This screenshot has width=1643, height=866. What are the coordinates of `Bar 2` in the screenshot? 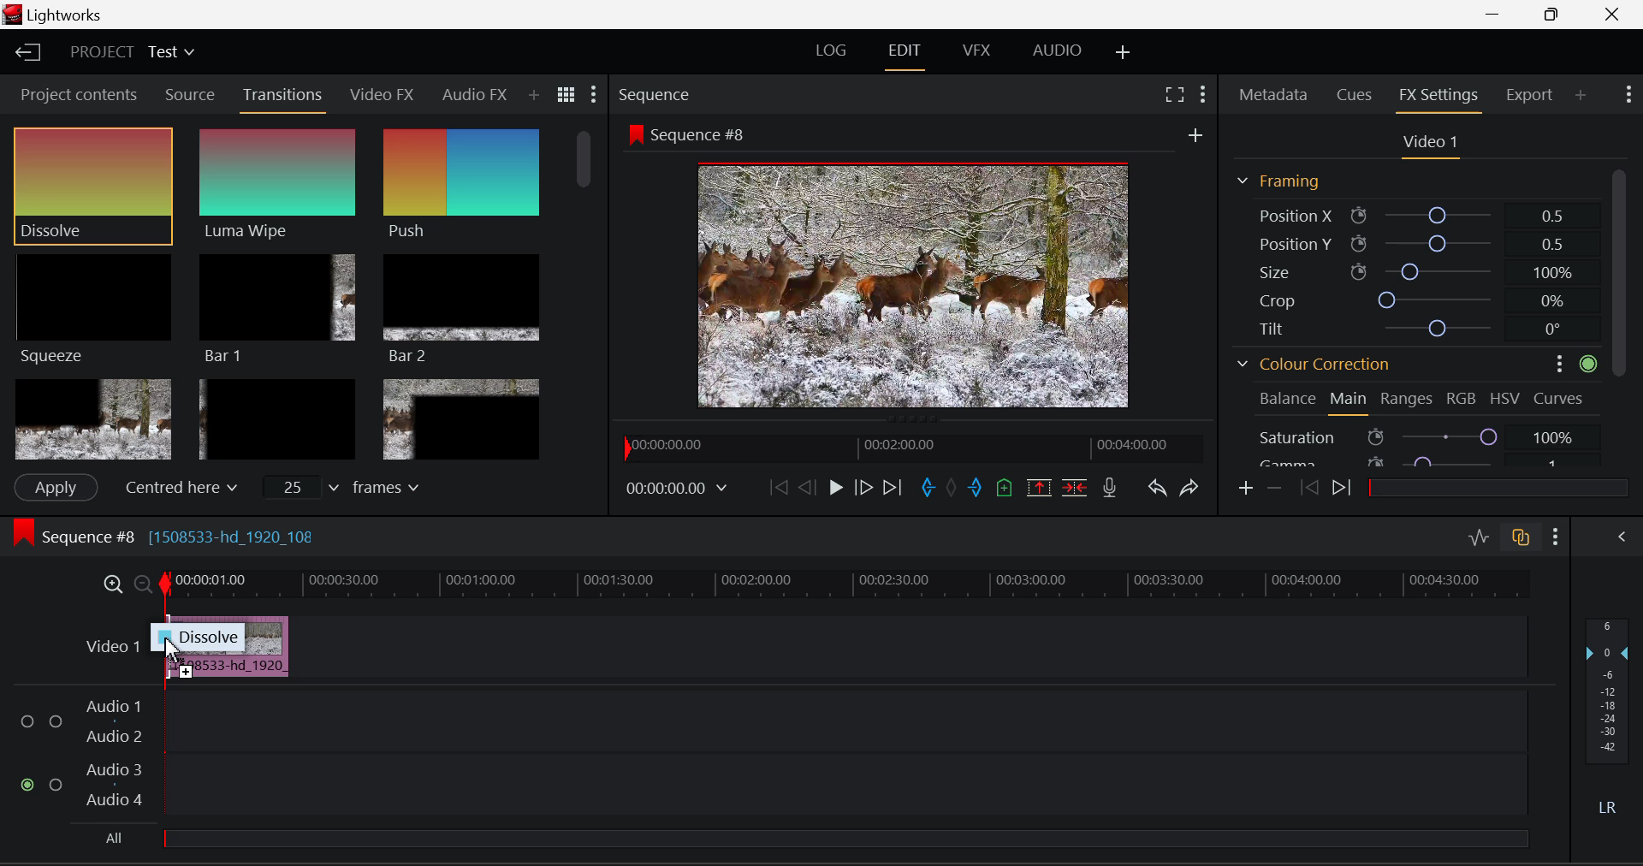 It's located at (462, 311).